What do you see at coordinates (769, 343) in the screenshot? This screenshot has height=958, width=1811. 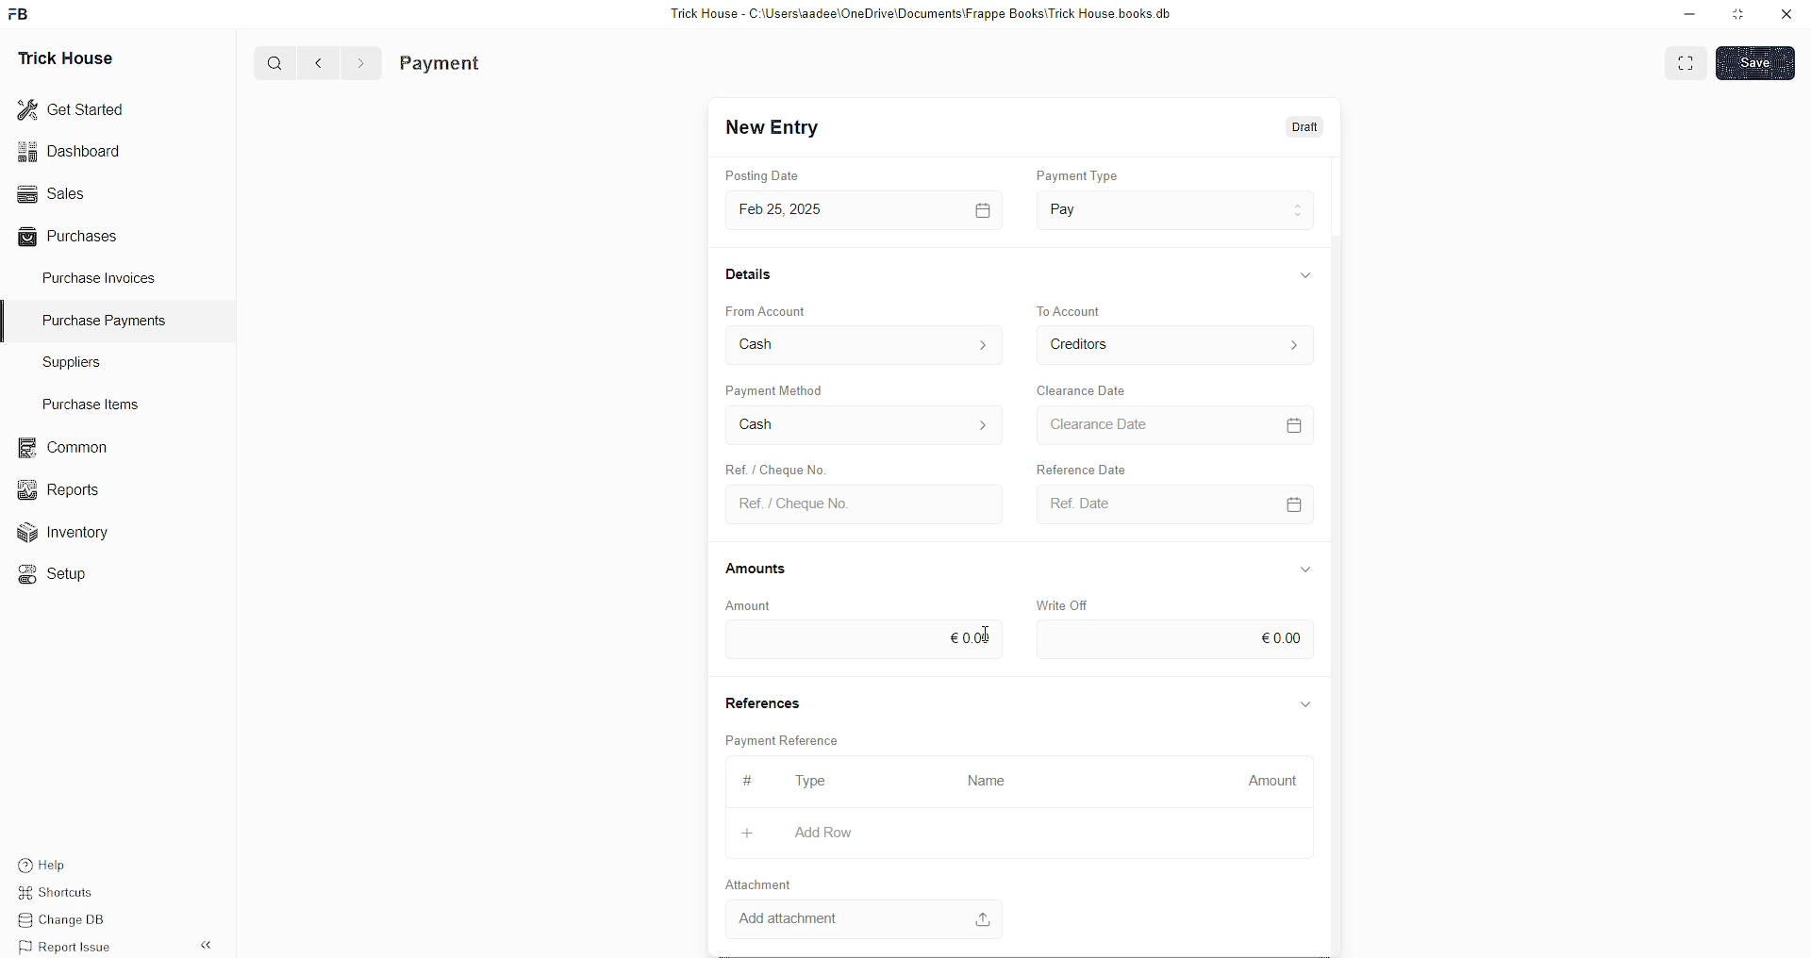 I see `Cash` at bounding box center [769, 343].